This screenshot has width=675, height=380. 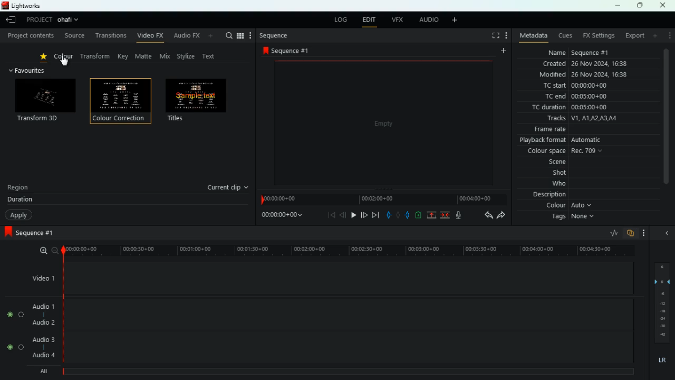 What do you see at coordinates (666, 5) in the screenshot?
I see `close` at bounding box center [666, 5].